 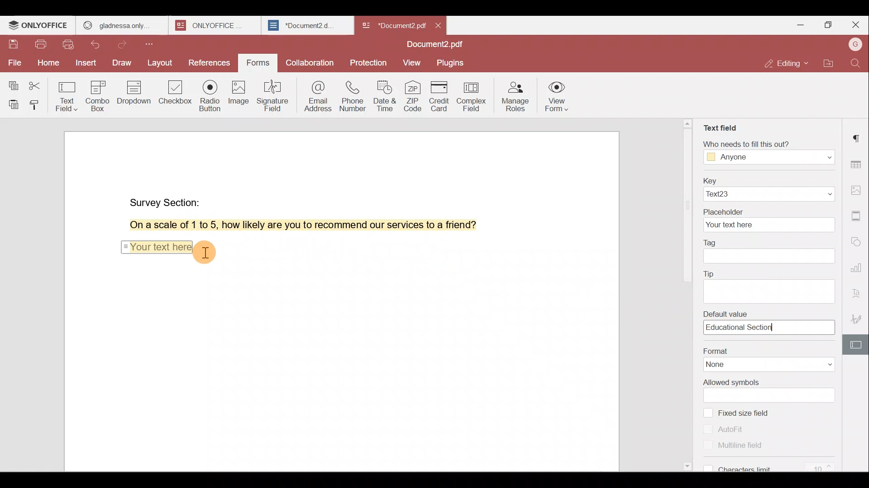 I want to click on Radio, so click(x=210, y=97).